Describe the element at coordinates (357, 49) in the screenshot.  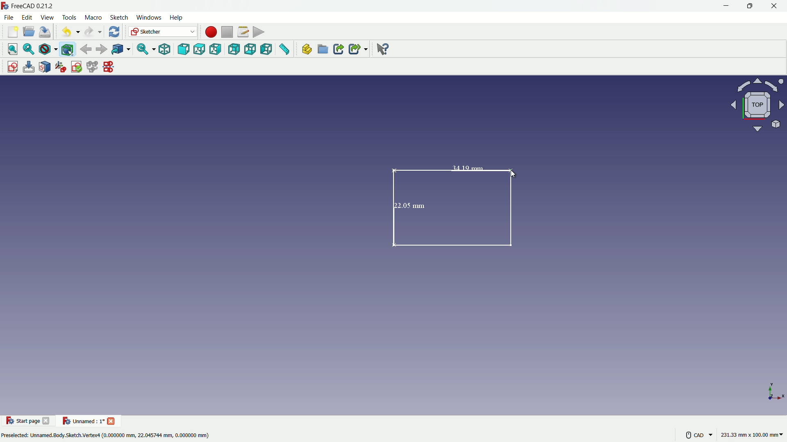
I see `make sub link` at that location.